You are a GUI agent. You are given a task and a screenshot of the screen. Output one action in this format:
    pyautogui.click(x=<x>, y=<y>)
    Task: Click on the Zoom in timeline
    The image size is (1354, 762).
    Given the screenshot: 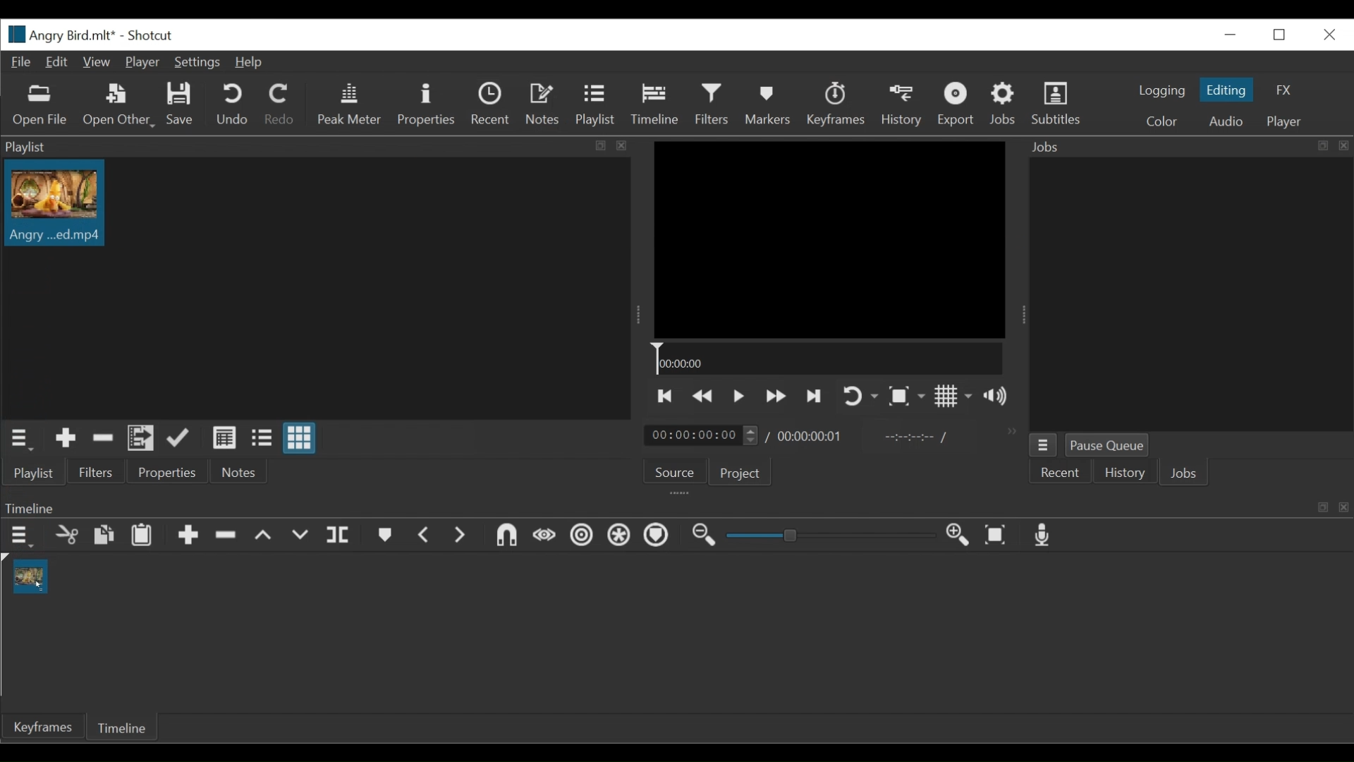 What is the action you would take?
    pyautogui.click(x=960, y=536)
    